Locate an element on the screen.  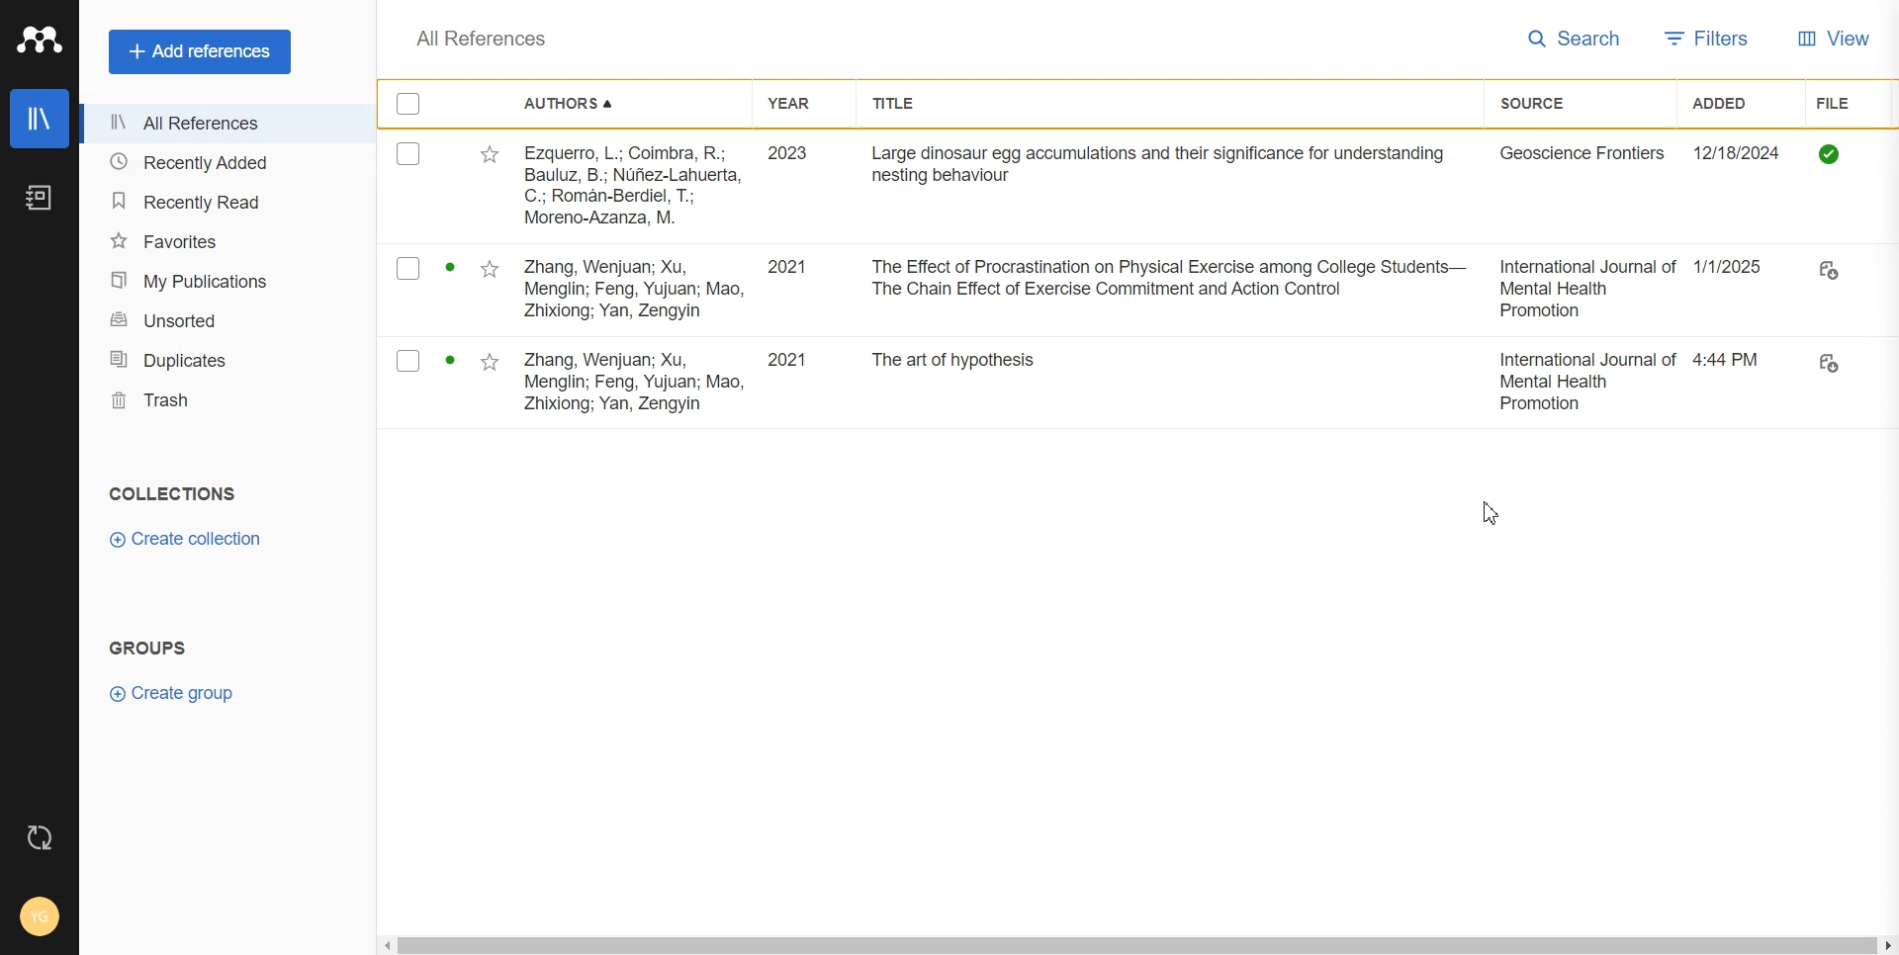
1/1/2025 is located at coordinates (1735, 267).